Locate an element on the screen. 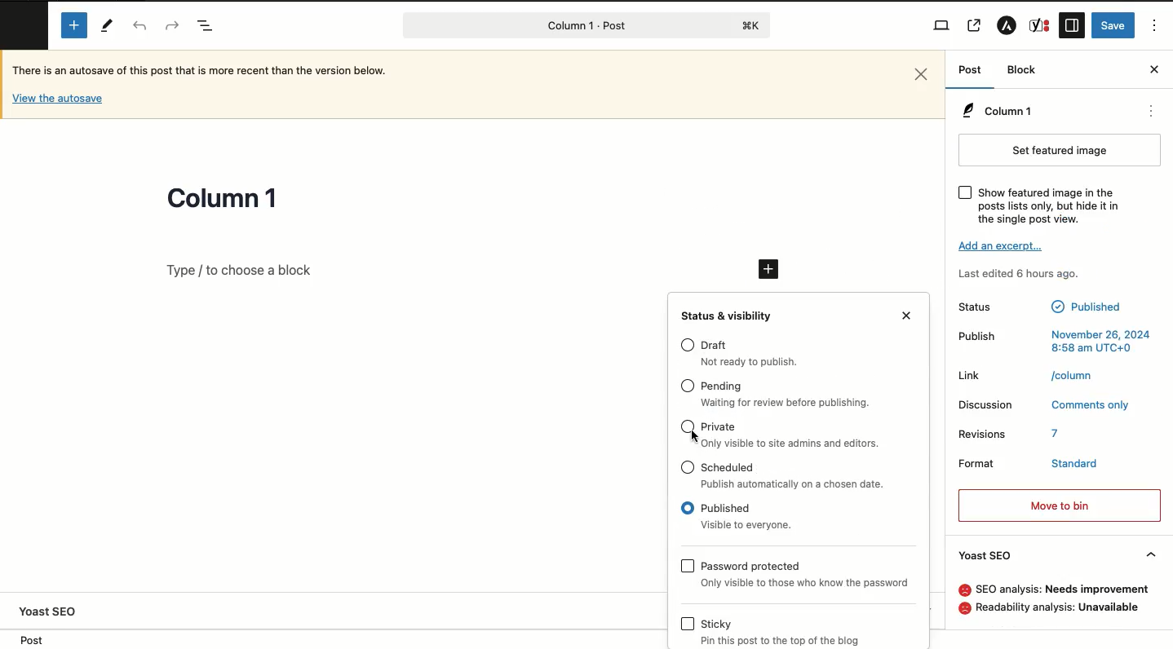 The image size is (1173, 649). Pending is located at coordinates (787, 404).